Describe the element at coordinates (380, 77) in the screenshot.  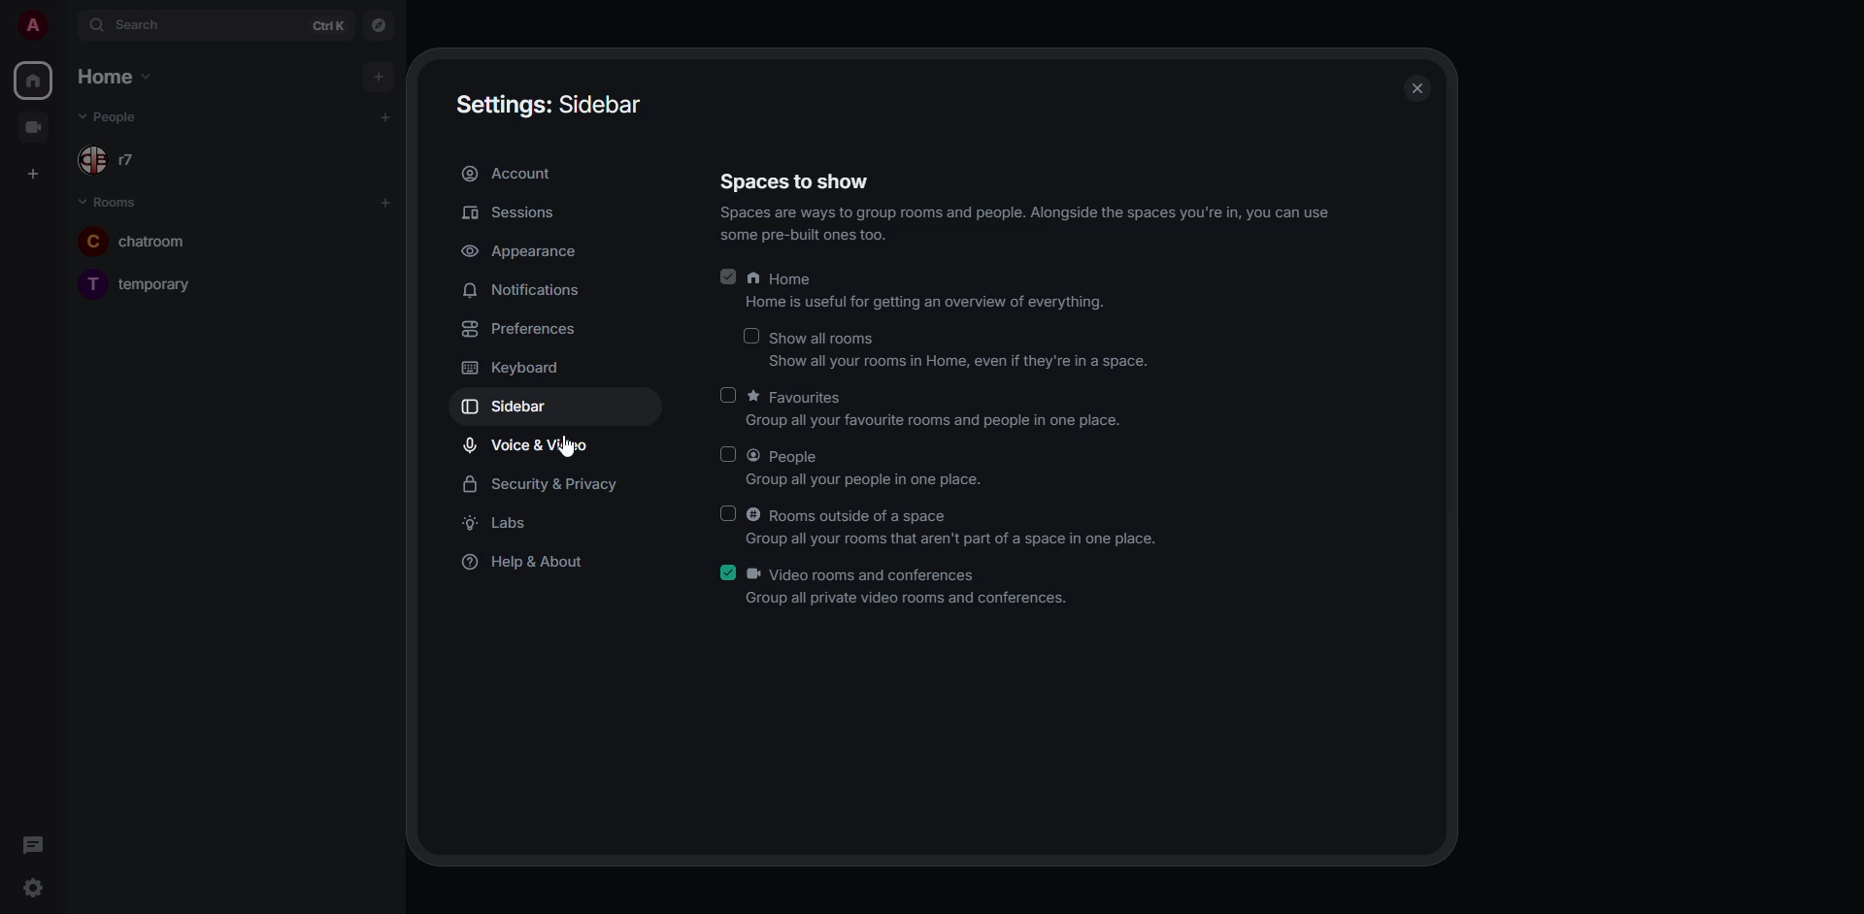
I see `add` at that location.